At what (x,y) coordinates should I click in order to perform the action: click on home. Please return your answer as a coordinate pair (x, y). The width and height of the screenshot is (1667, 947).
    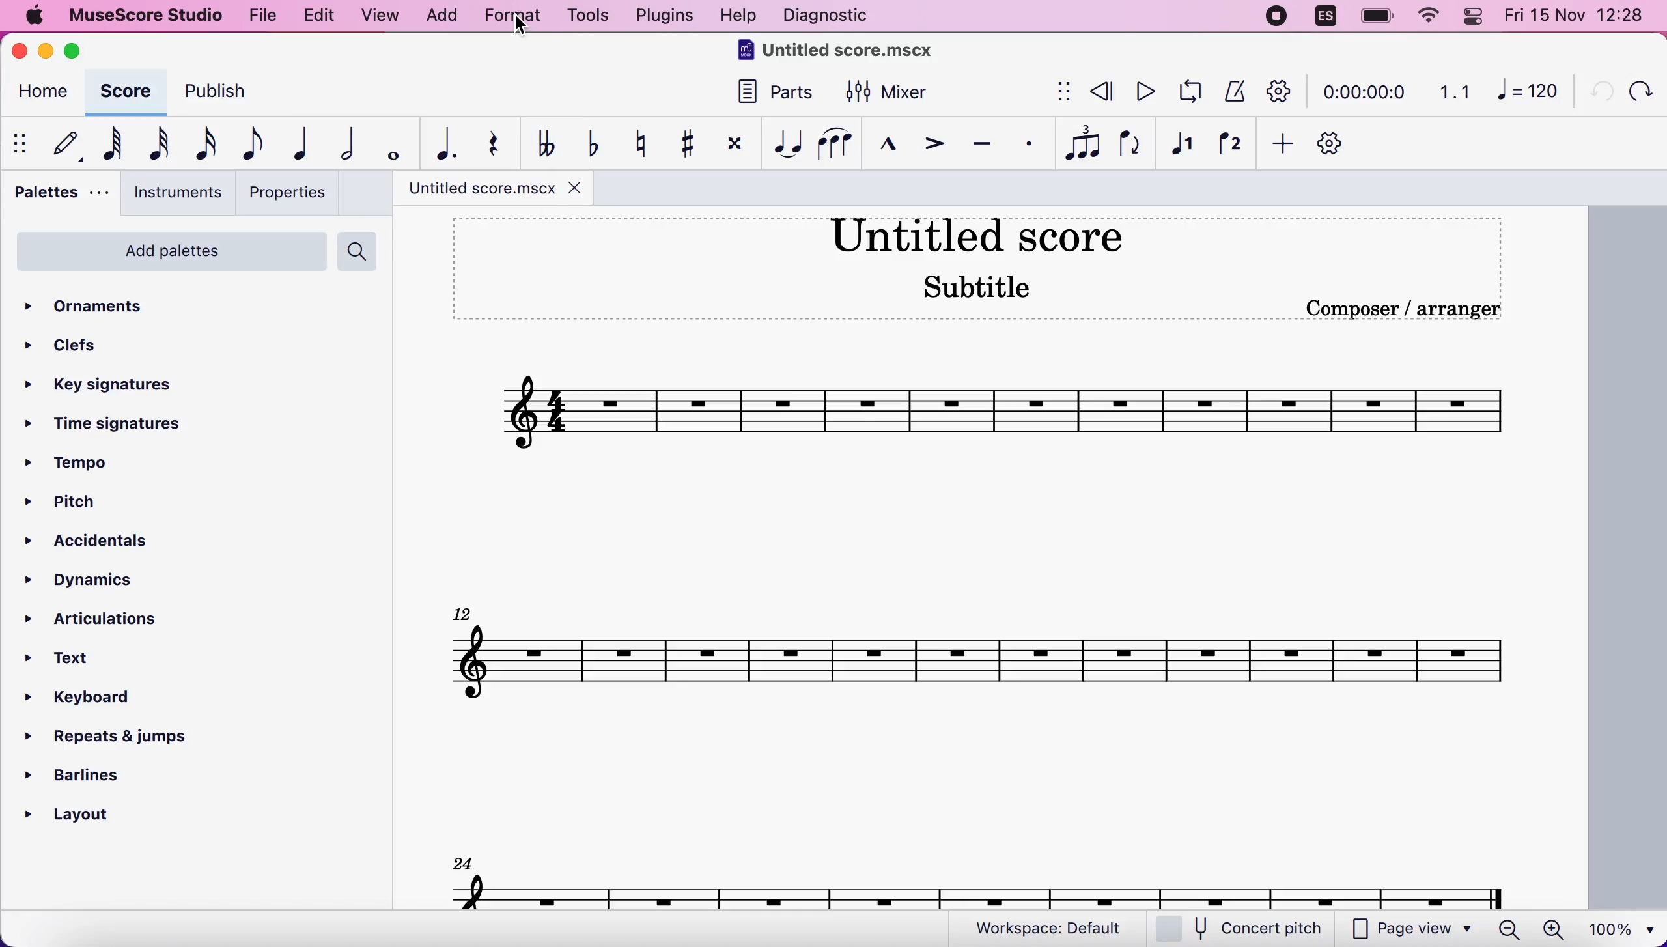
    Looking at the image, I should click on (40, 94).